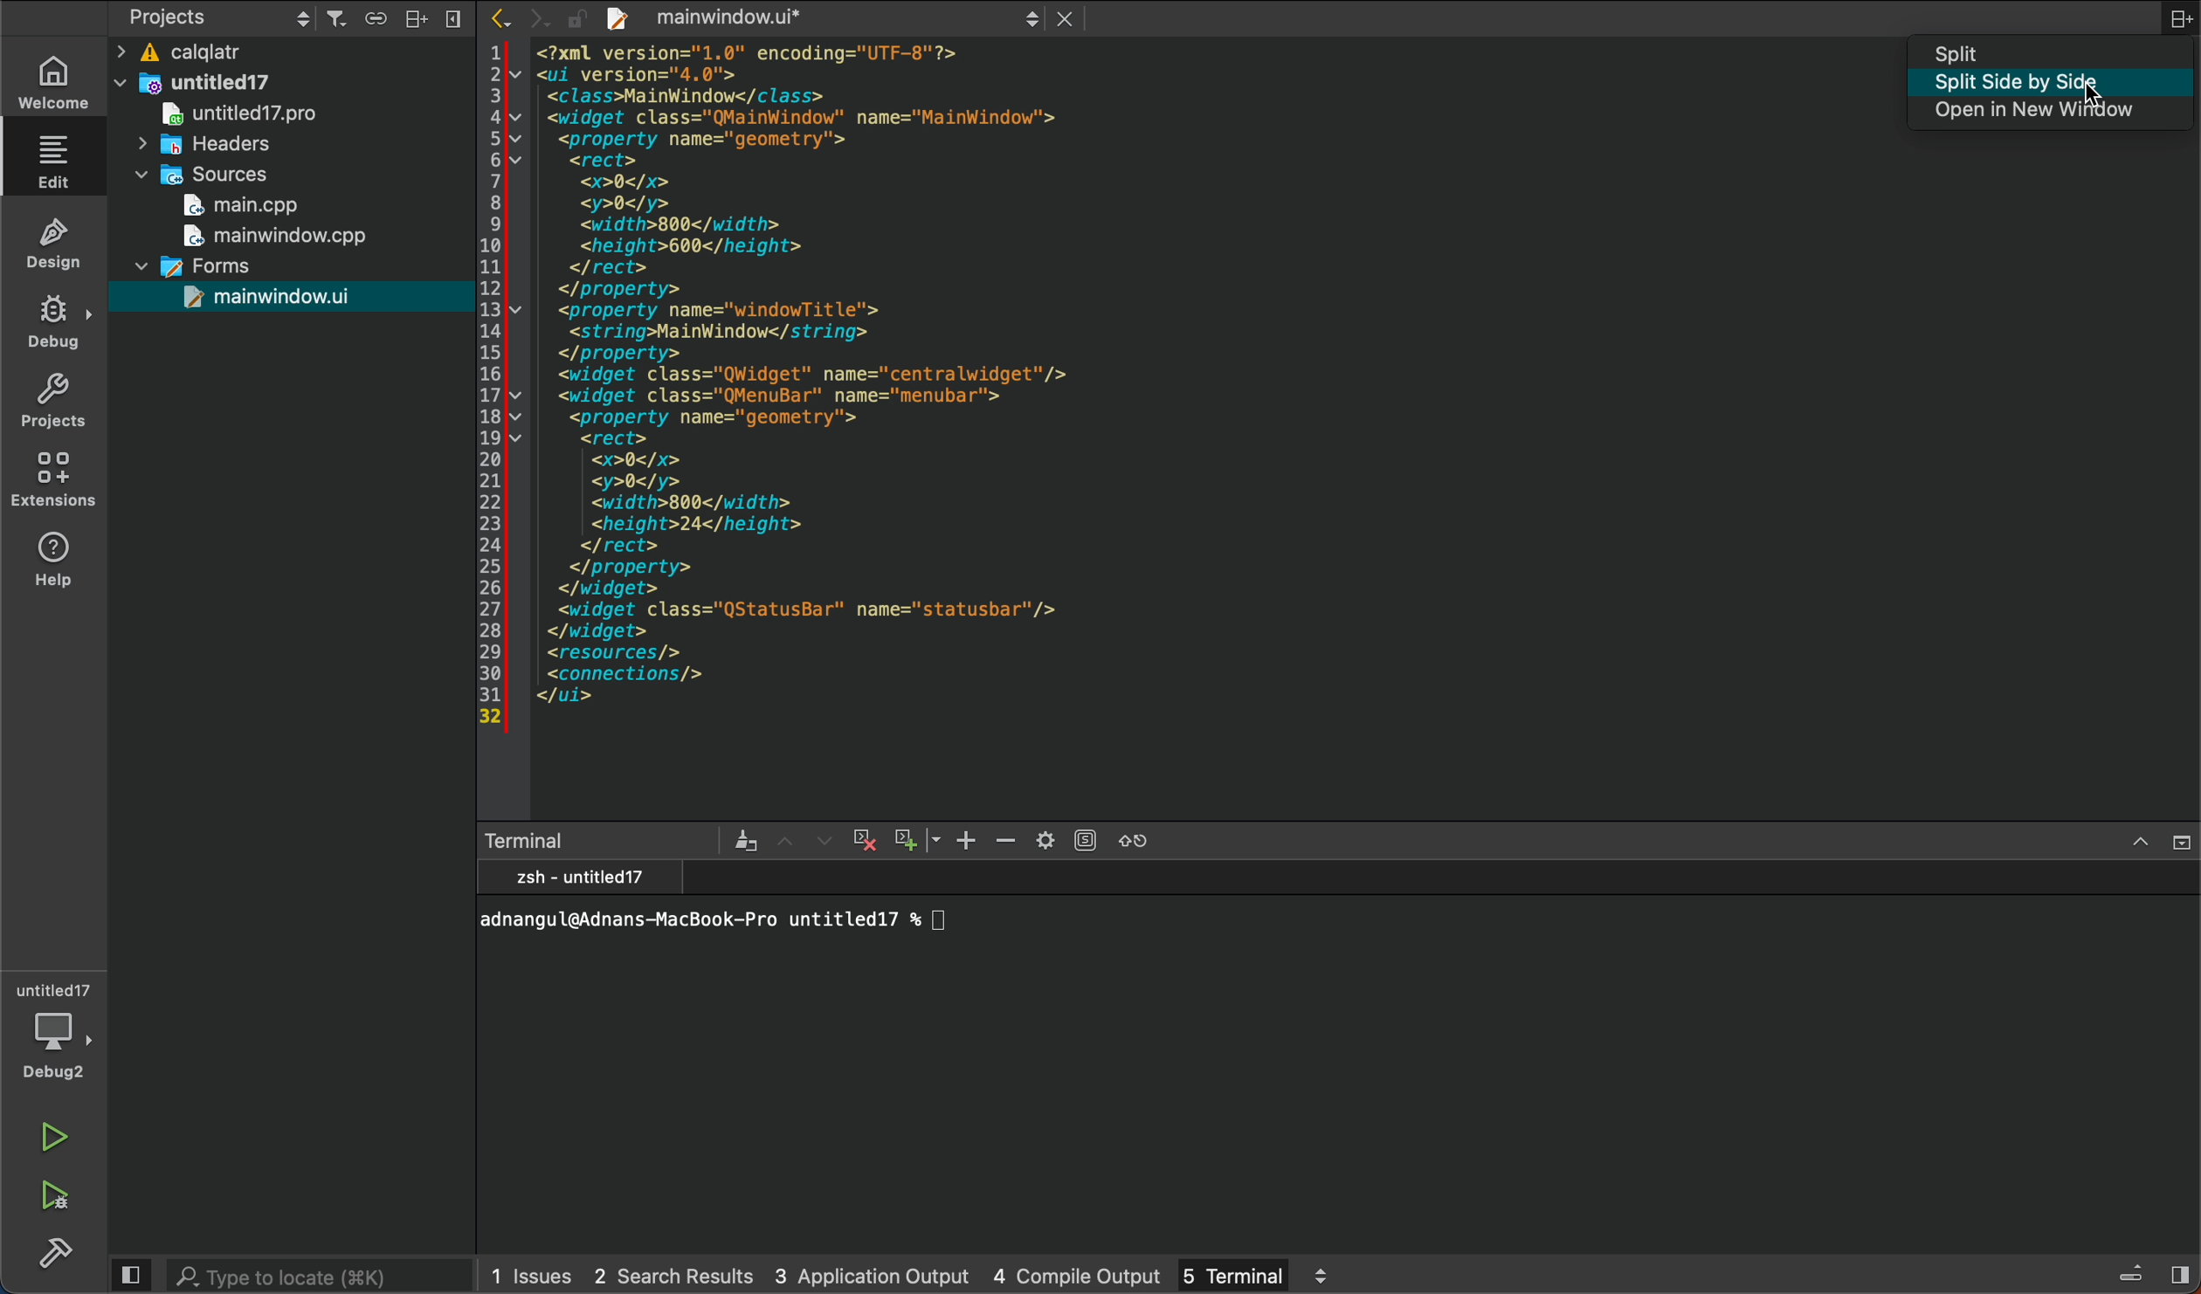 The height and width of the screenshot is (1294, 2201). What do you see at coordinates (915, 837) in the screenshot?
I see `zoom out` at bounding box center [915, 837].